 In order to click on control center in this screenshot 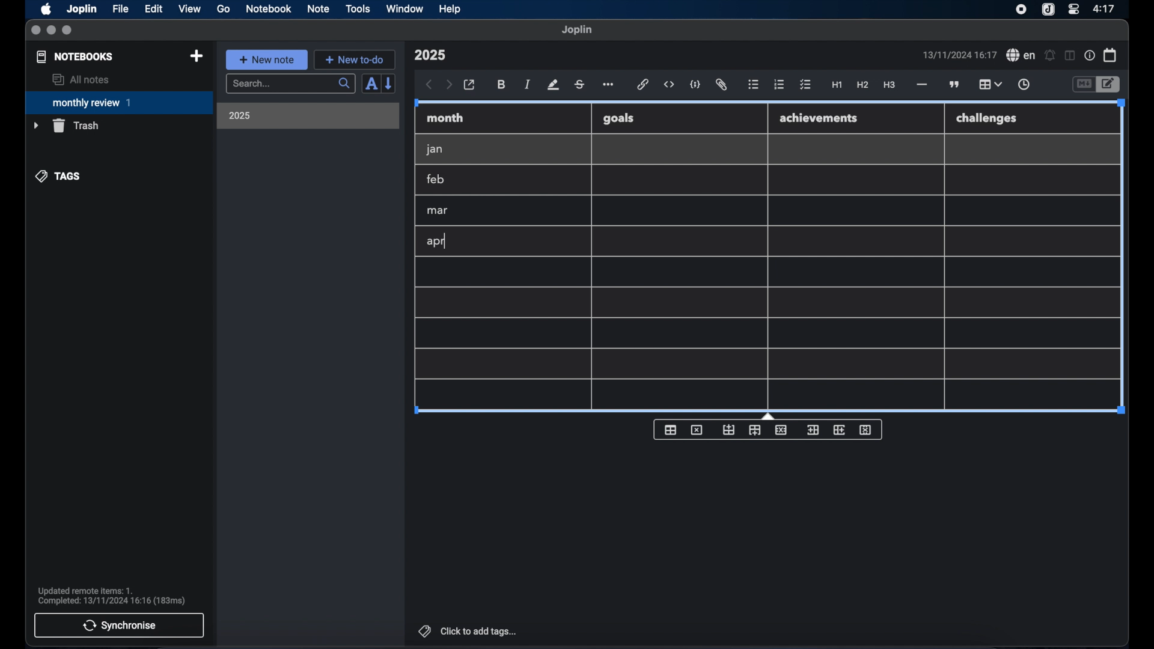, I will do `click(1073, 8)`.